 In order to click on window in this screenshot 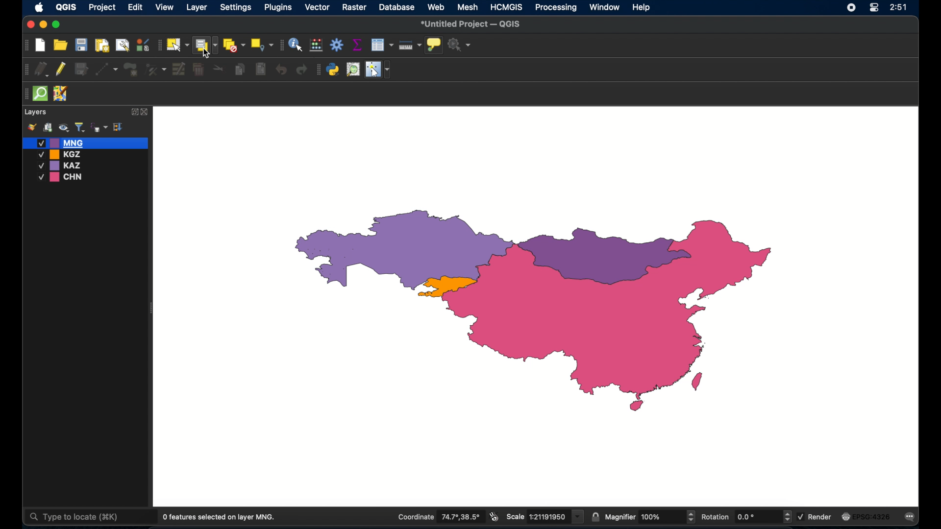, I will do `click(605, 7)`.